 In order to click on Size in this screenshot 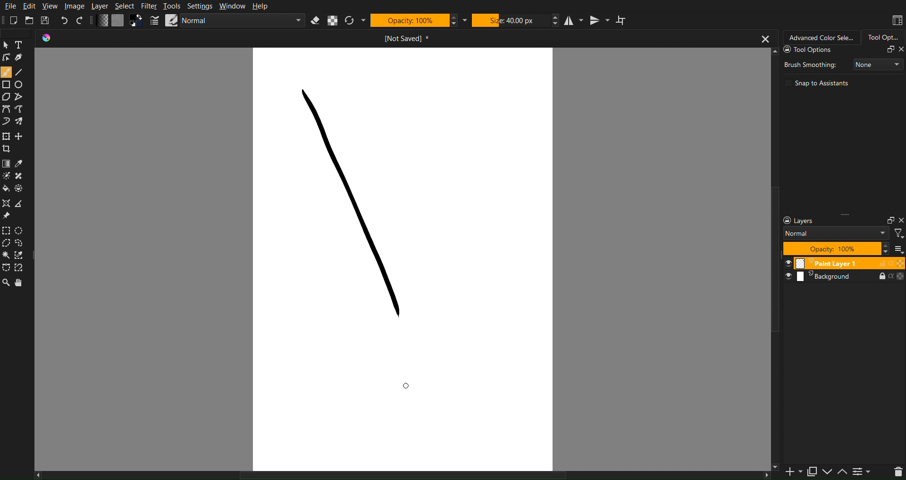, I will do `click(511, 20)`.